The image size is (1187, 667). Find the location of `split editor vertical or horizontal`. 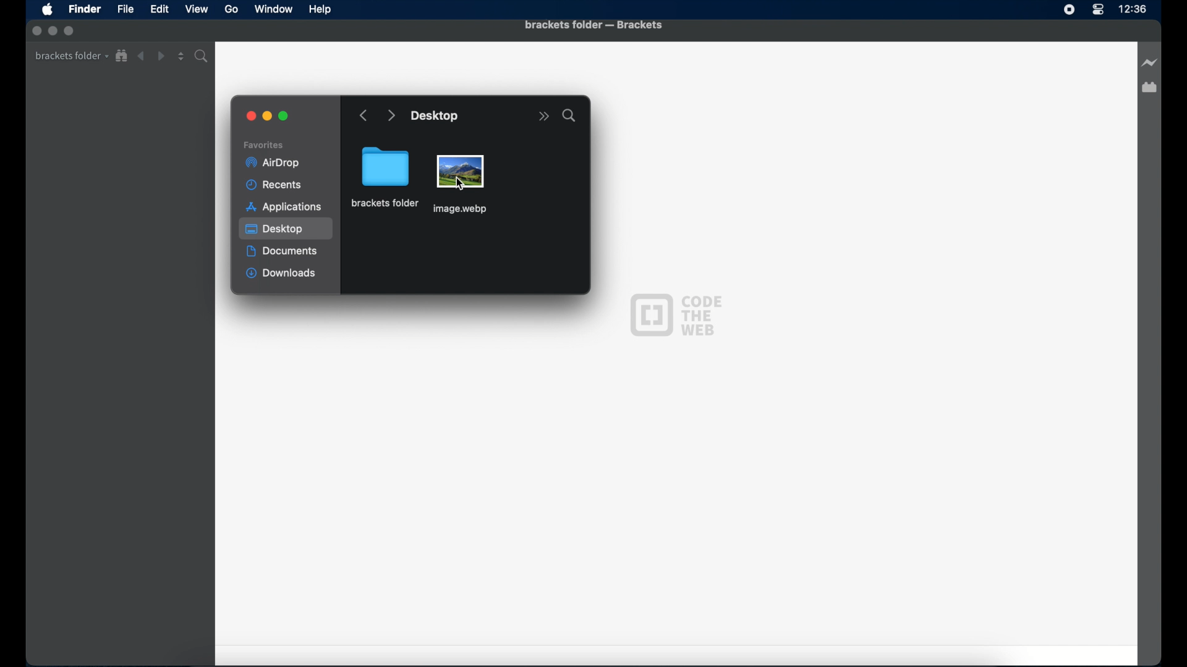

split editor vertical or horizontal is located at coordinates (181, 56).